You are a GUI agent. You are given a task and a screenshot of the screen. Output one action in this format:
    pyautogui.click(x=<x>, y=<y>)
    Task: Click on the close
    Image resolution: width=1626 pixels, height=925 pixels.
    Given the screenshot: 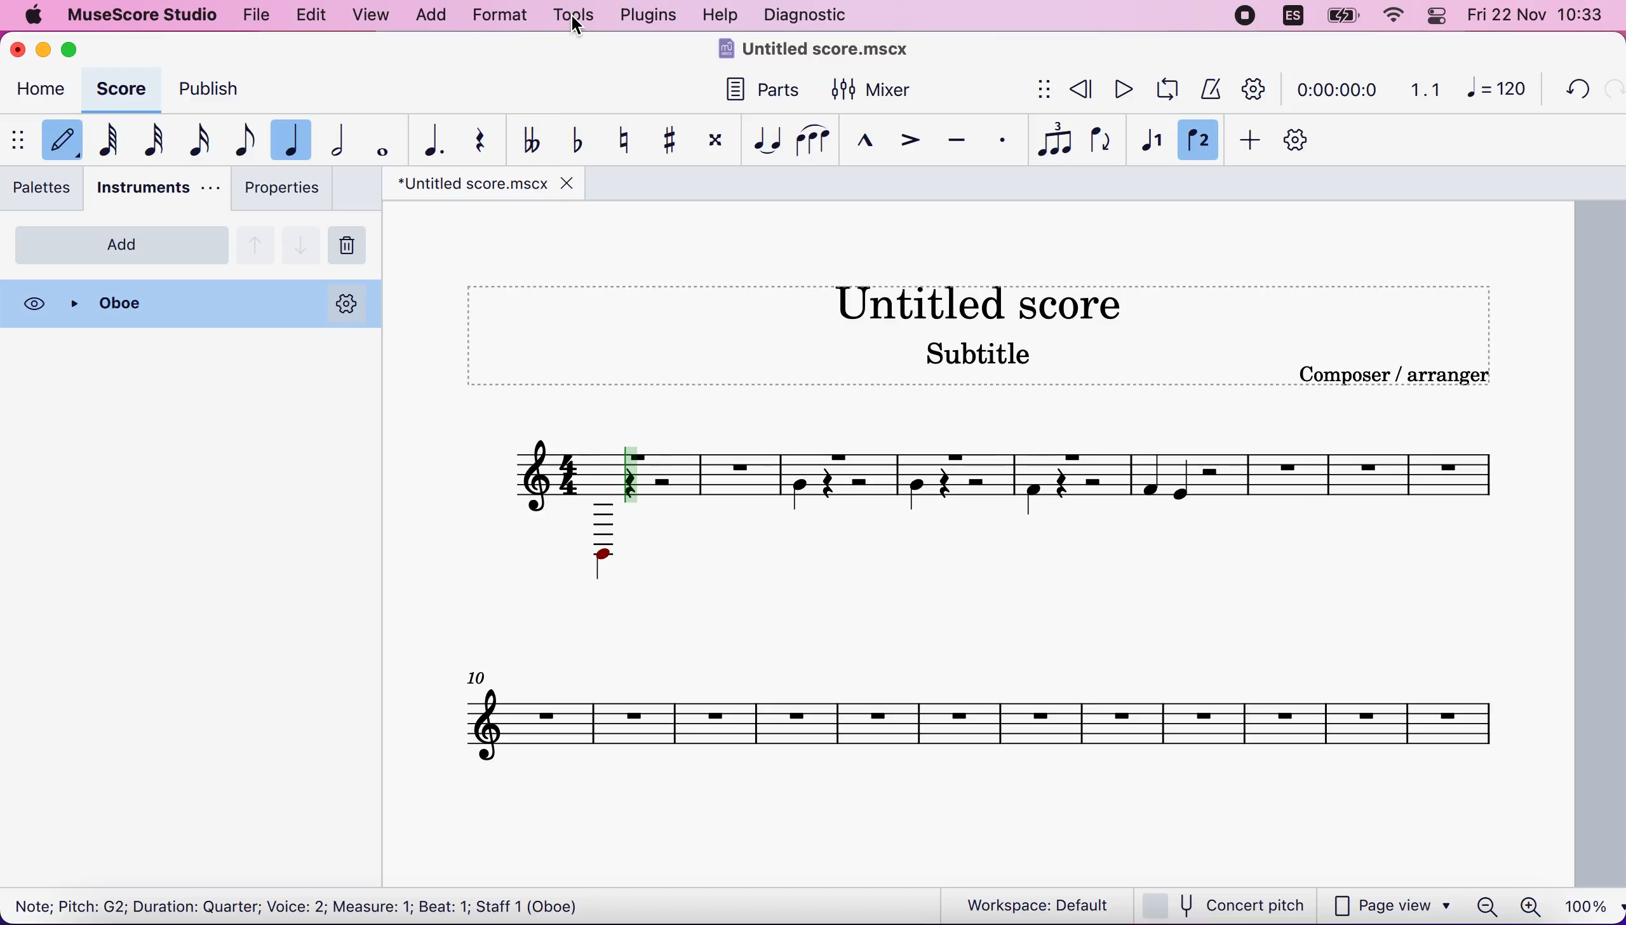 What is the action you would take?
    pyautogui.click(x=568, y=184)
    